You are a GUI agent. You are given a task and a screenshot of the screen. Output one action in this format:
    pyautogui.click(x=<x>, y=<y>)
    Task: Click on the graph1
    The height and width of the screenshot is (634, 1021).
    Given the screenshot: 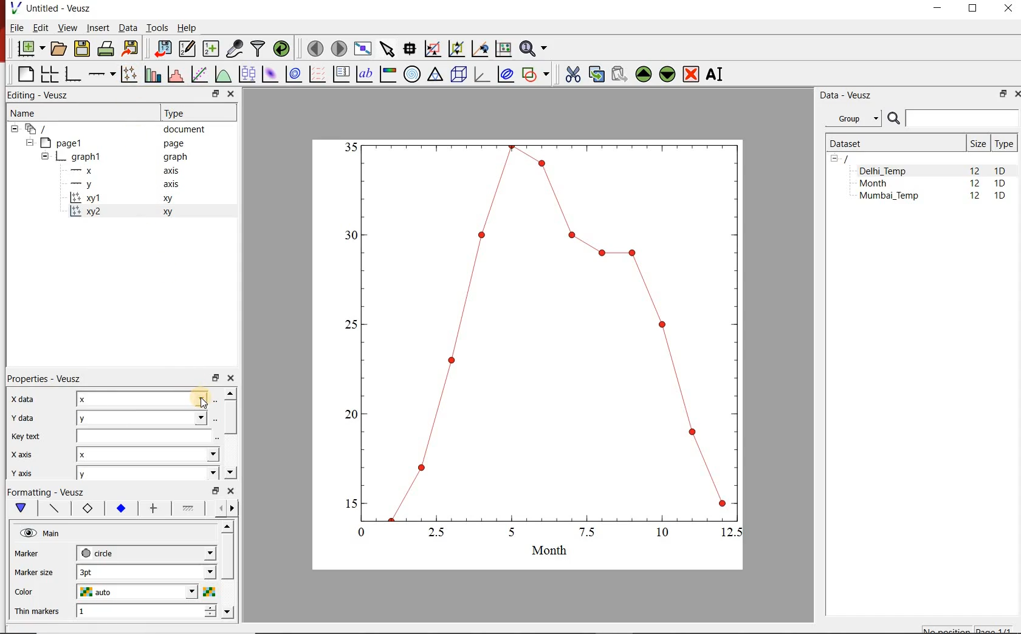 What is the action you would take?
    pyautogui.click(x=115, y=157)
    